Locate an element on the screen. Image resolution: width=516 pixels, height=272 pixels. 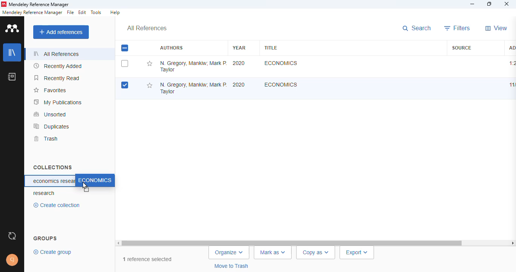
create collection is located at coordinates (59, 205).